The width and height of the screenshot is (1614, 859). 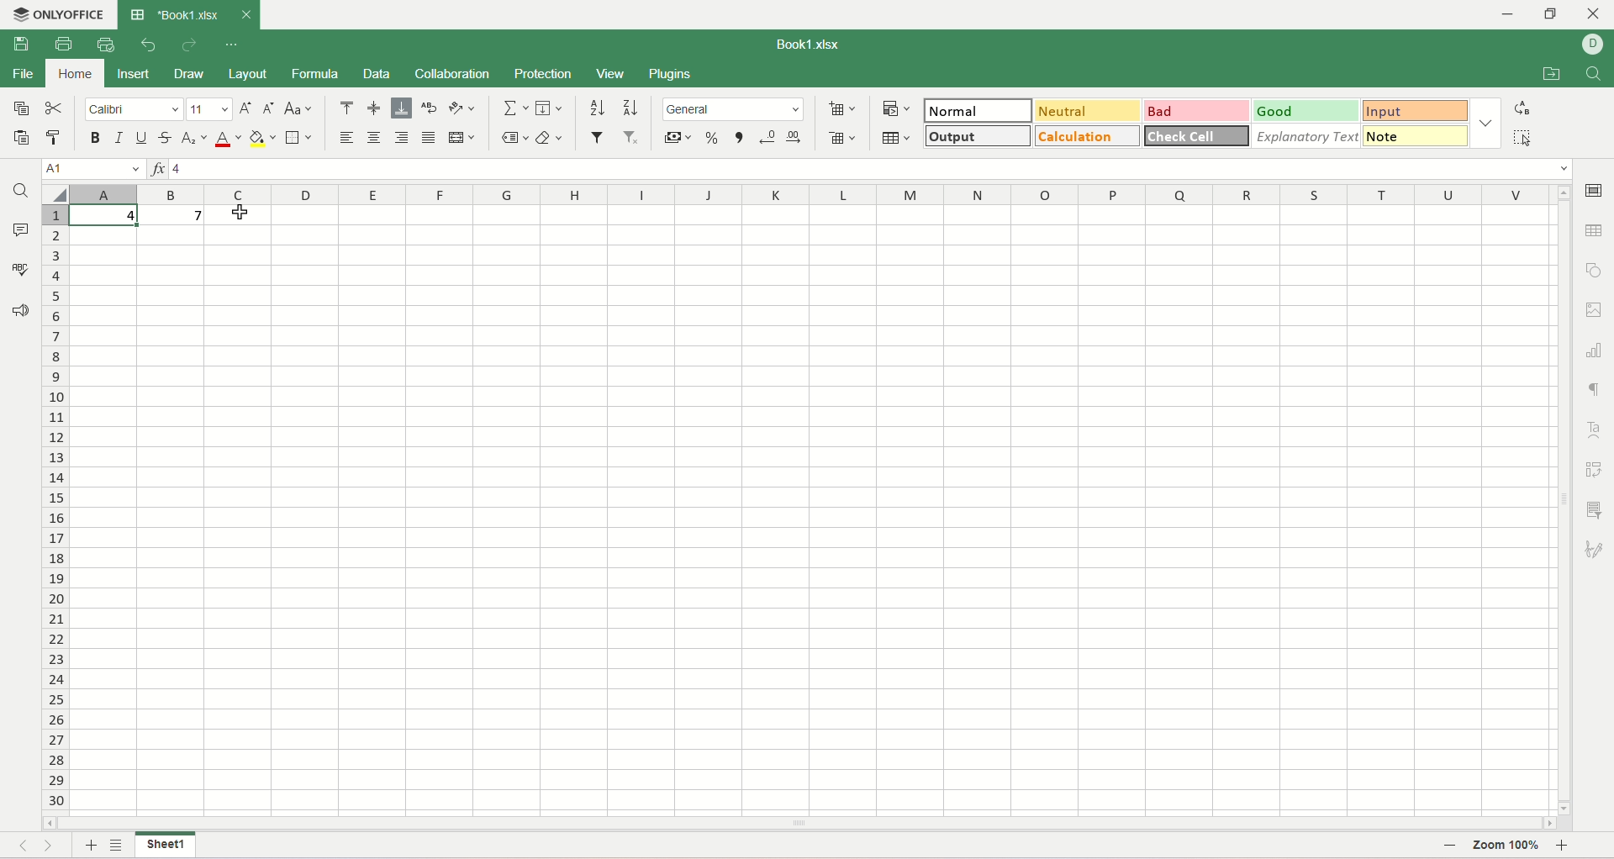 What do you see at coordinates (87, 846) in the screenshot?
I see `add sheet` at bounding box center [87, 846].